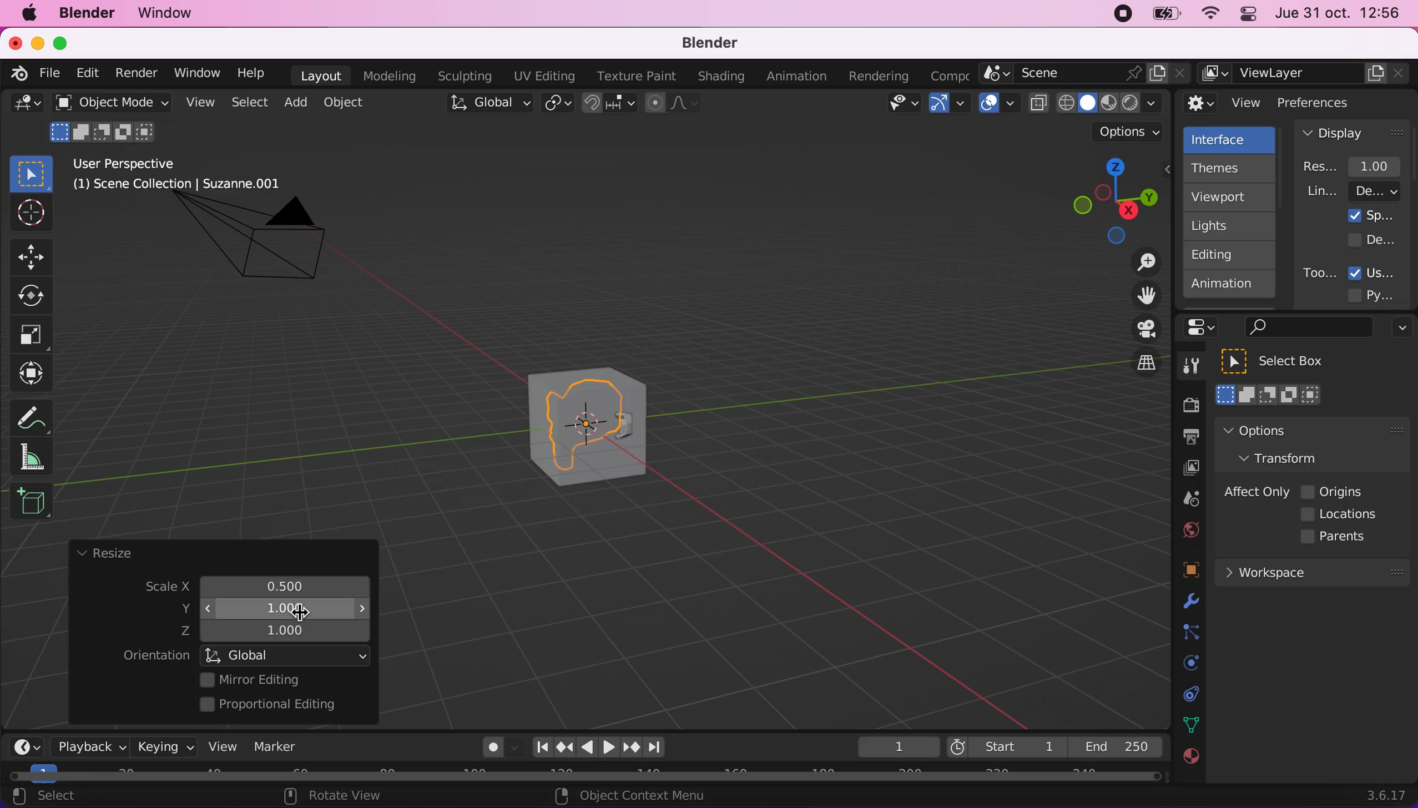  I want to click on end 250, so click(1116, 746).